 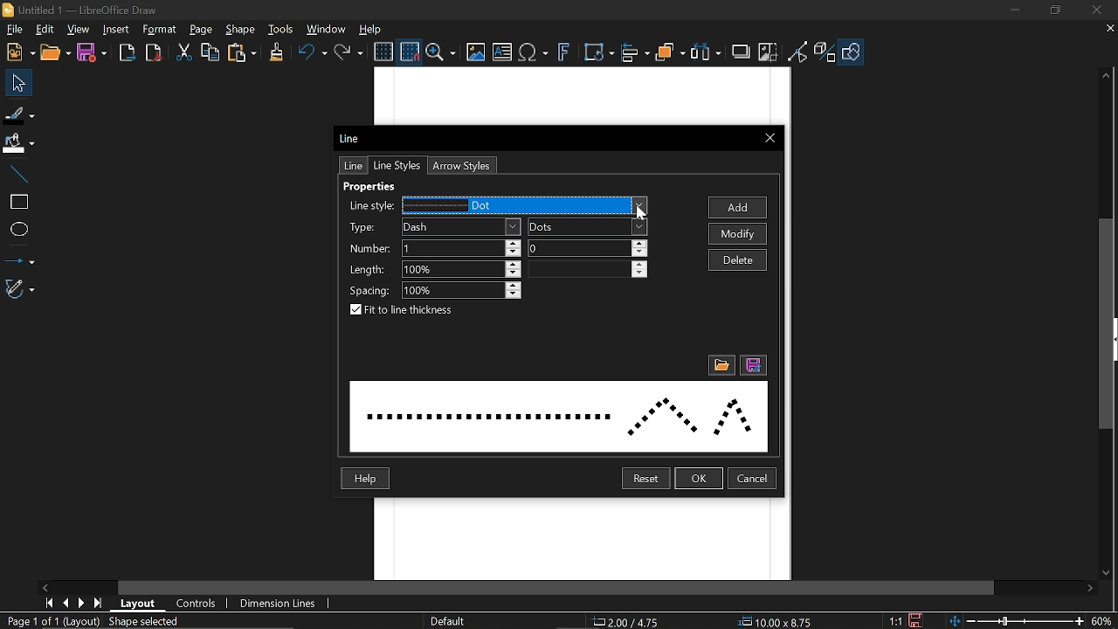 What do you see at coordinates (851, 53) in the screenshot?
I see `Shapes` at bounding box center [851, 53].